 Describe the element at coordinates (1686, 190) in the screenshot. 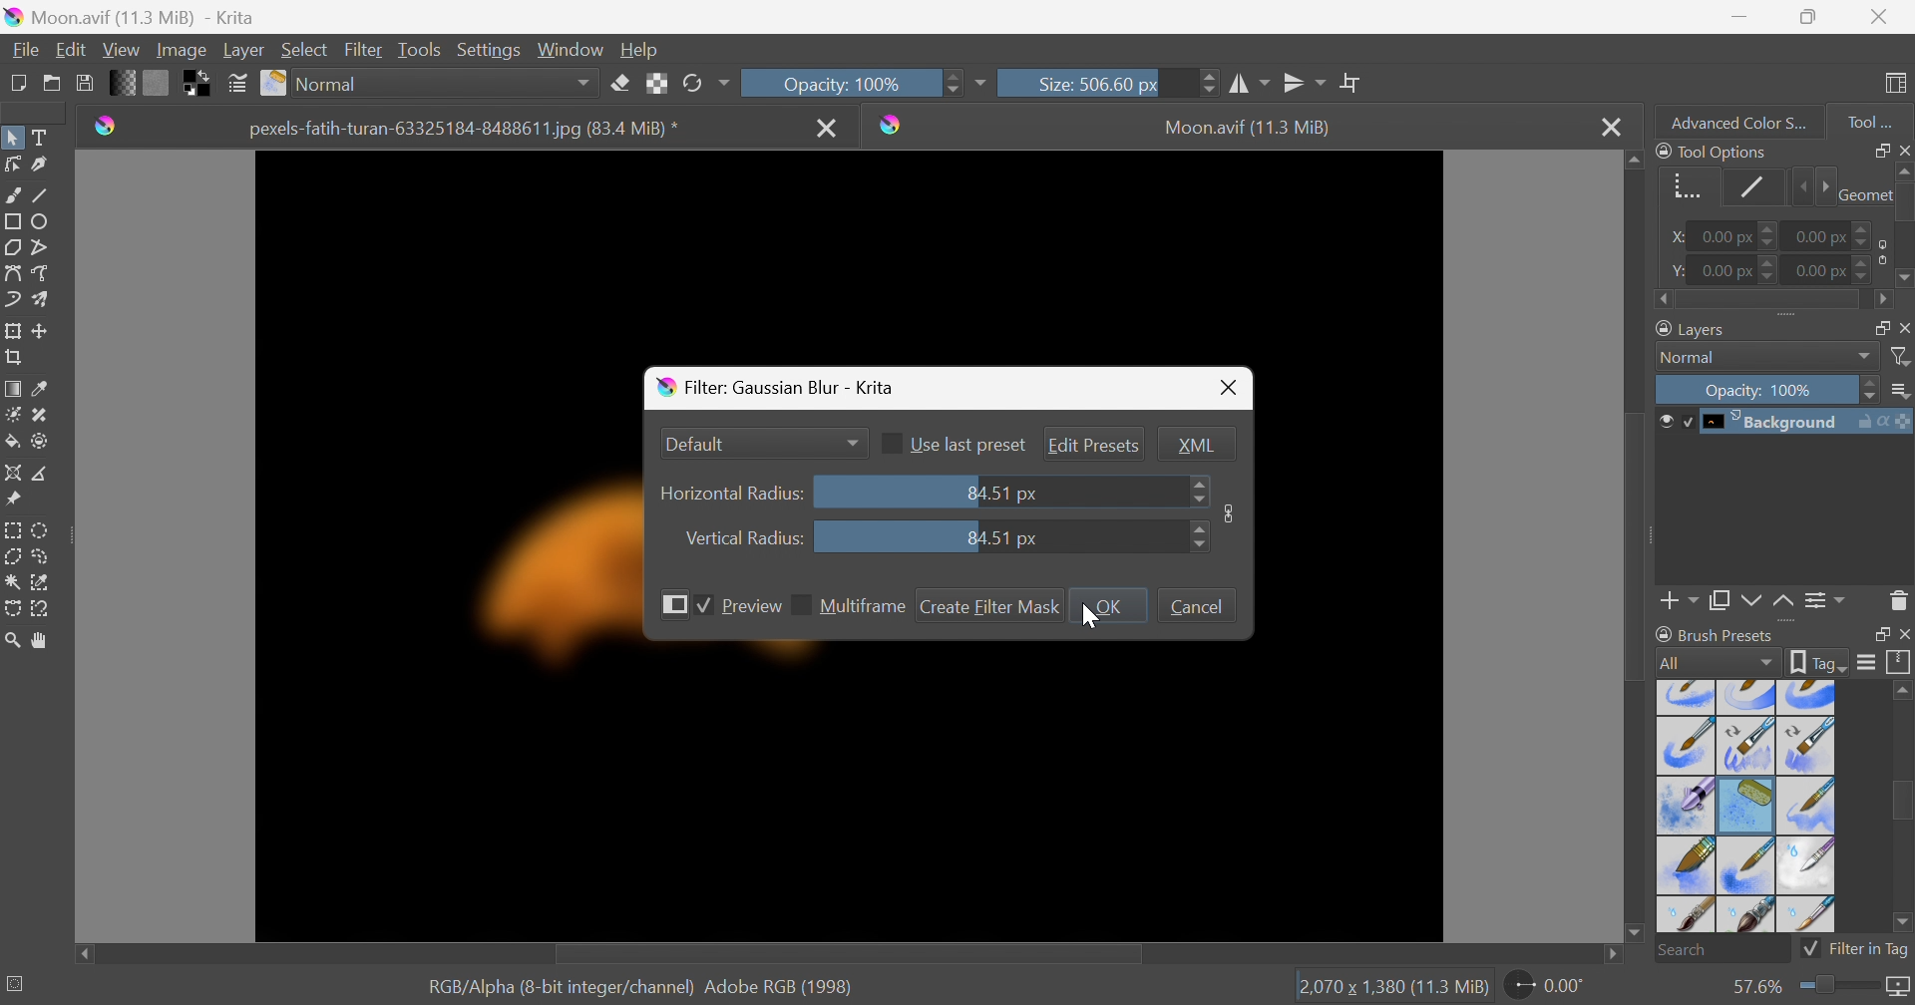

I see `Geometry` at that location.